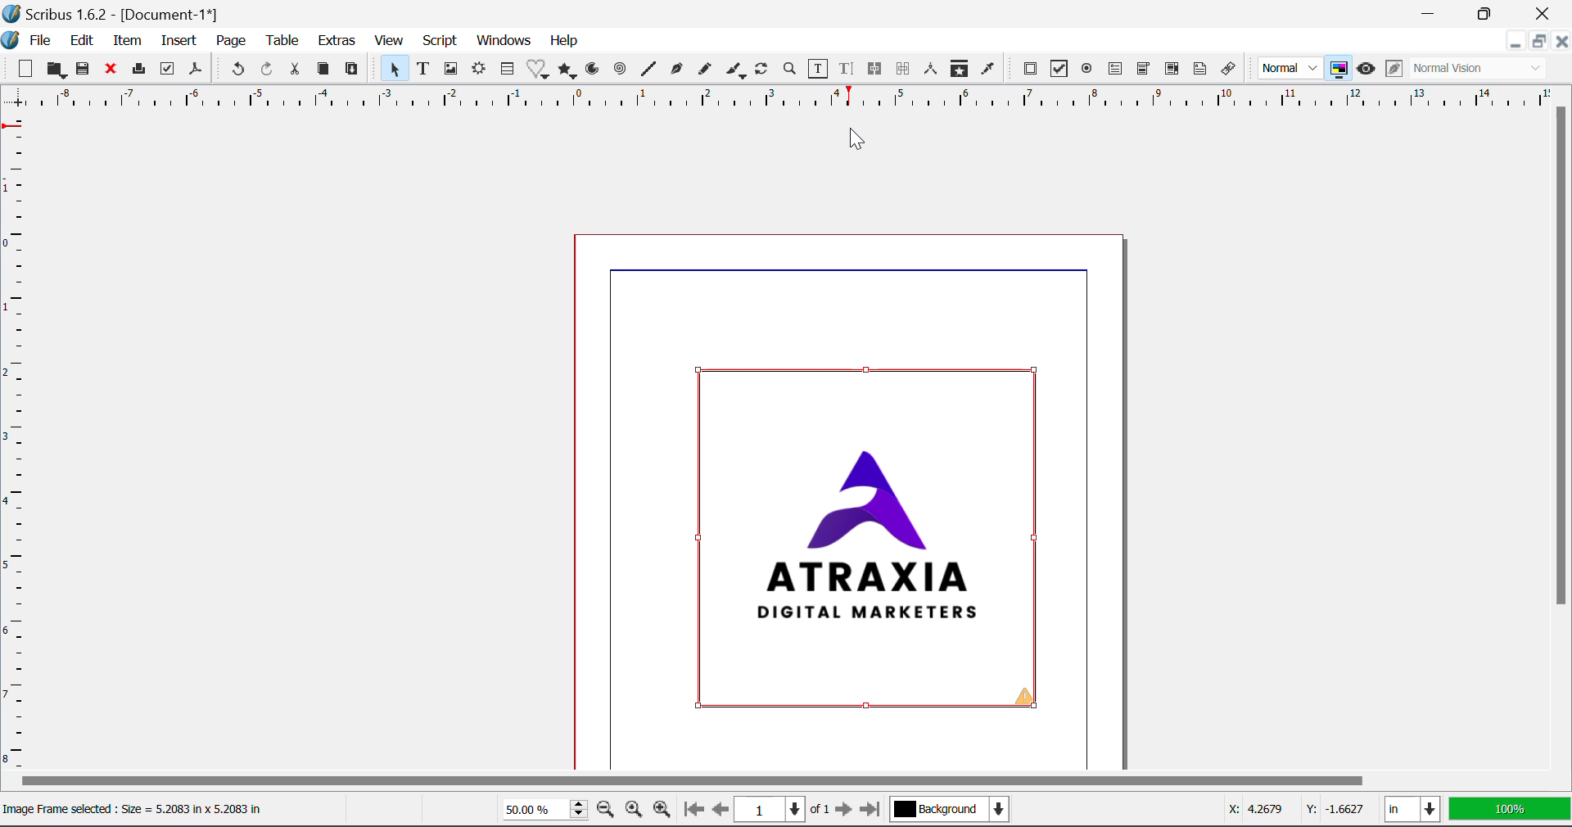 The image size is (1572, 827). What do you see at coordinates (127, 41) in the screenshot?
I see `Item` at bounding box center [127, 41].